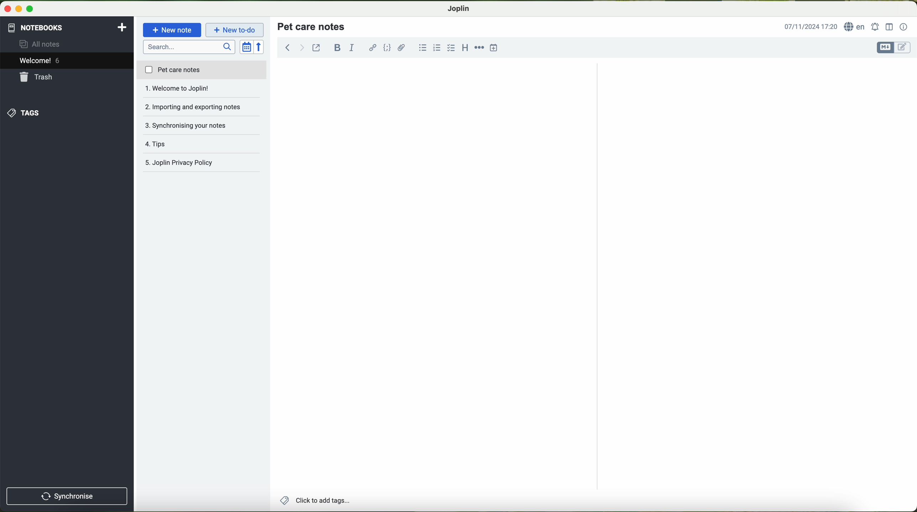 The height and width of the screenshot is (512, 917). What do you see at coordinates (22, 113) in the screenshot?
I see `tags` at bounding box center [22, 113].